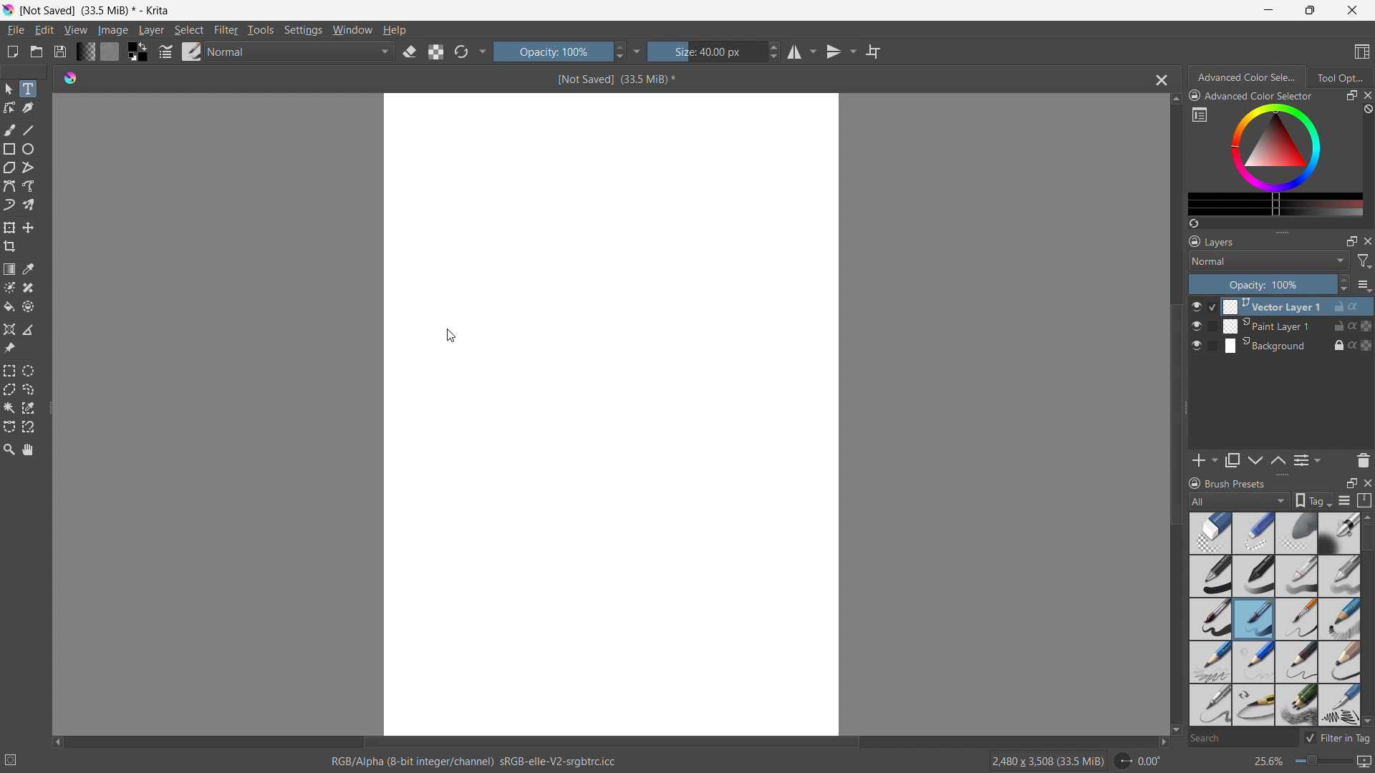  Describe the element at coordinates (1281, 475) in the screenshot. I see `resize ` at that location.